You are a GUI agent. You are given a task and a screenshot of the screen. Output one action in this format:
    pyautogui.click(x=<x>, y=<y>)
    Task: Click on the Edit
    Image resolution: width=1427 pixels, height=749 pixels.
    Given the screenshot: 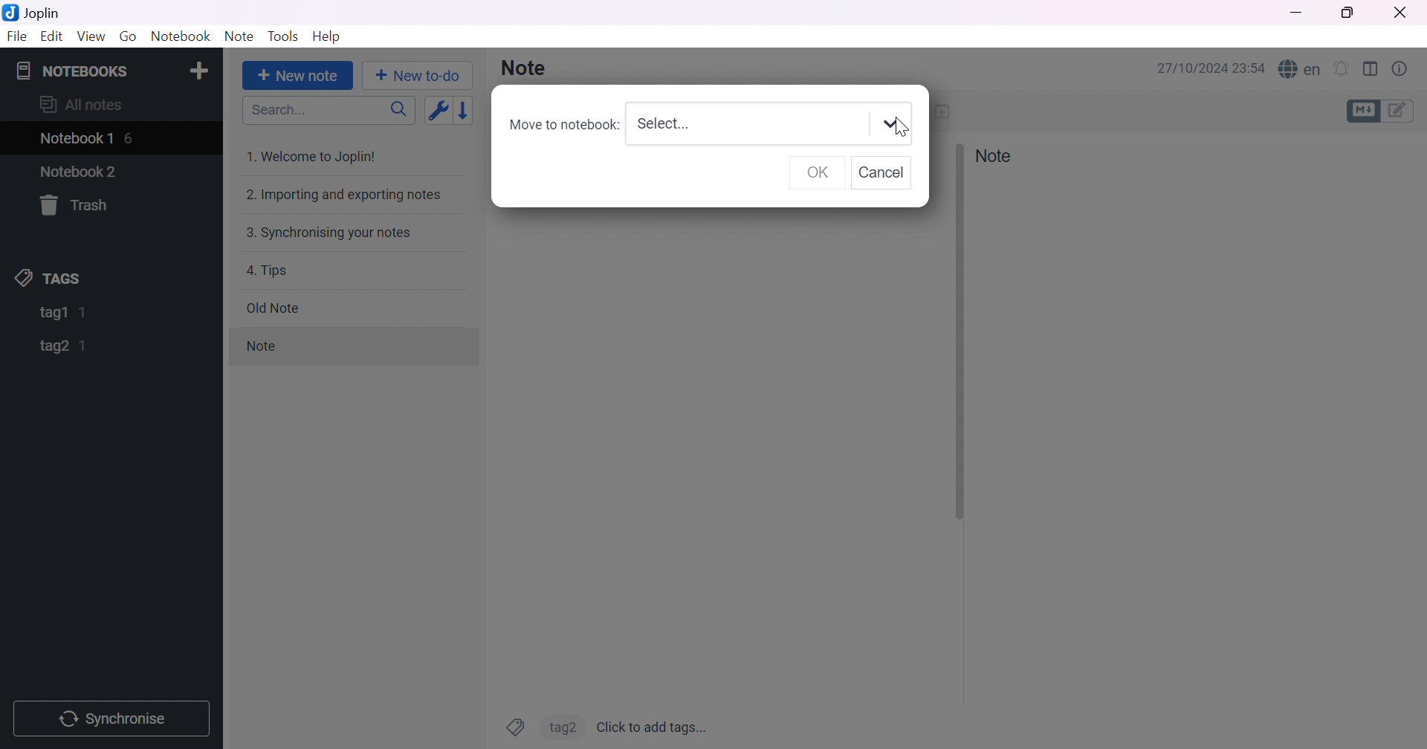 What is the action you would take?
    pyautogui.click(x=53, y=39)
    